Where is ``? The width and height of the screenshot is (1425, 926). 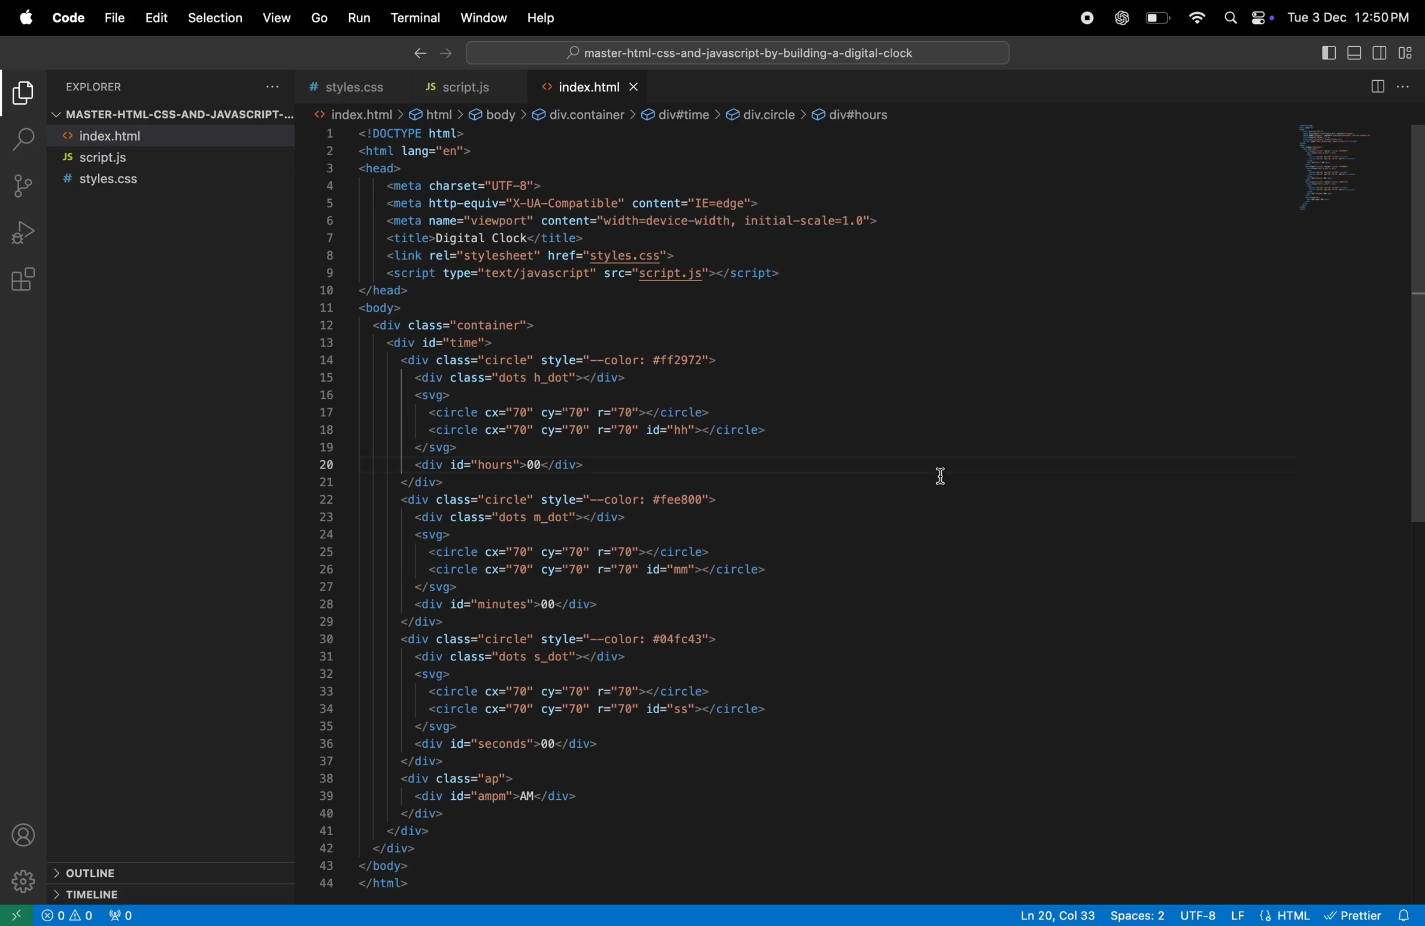
 is located at coordinates (1120, 918).